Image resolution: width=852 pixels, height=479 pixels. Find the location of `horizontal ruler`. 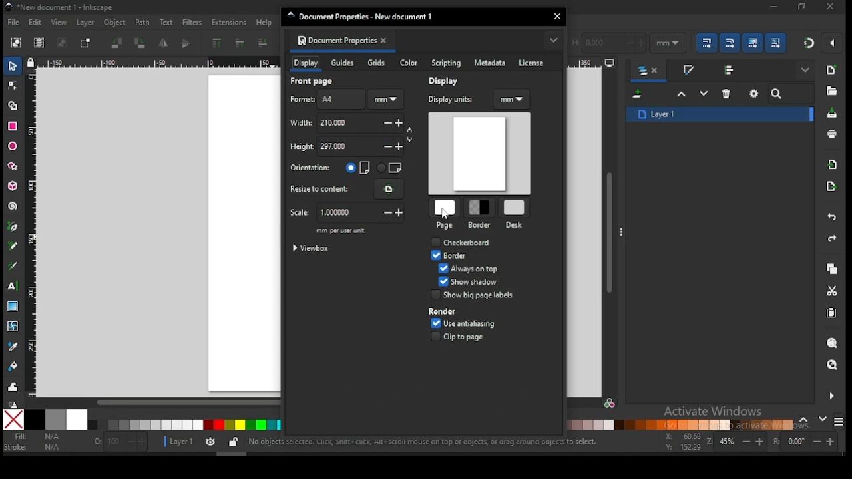

horizontal ruler is located at coordinates (157, 64).